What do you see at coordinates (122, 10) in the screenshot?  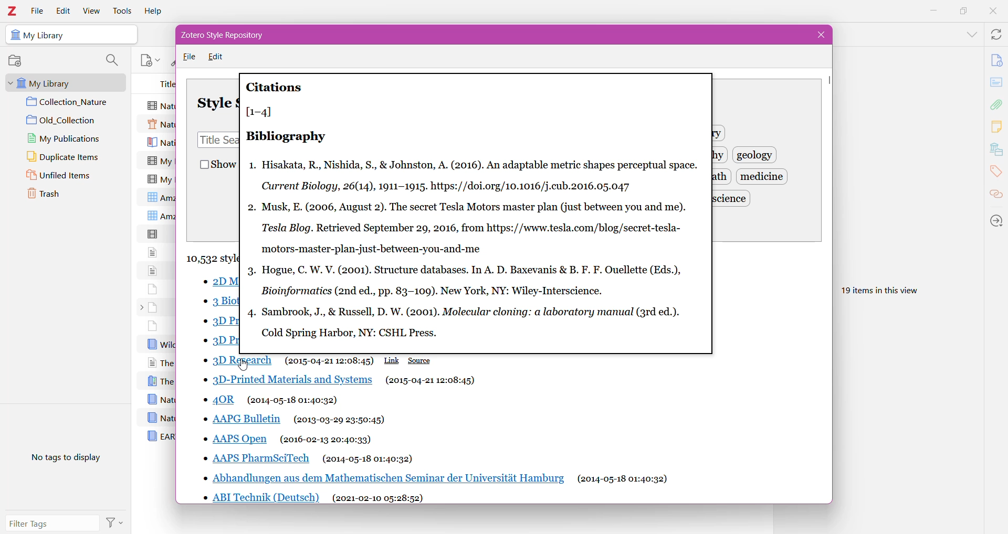 I see `Tools` at bounding box center [122, 10].